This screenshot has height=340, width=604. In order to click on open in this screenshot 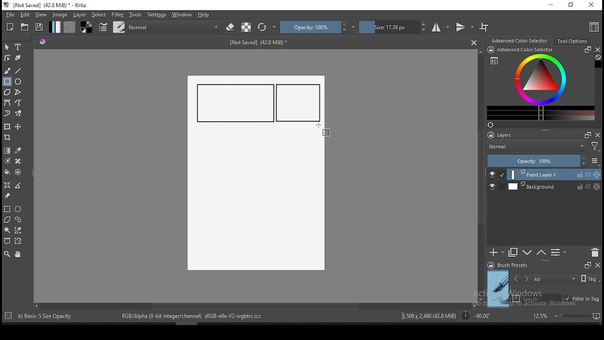, I will do `click(25, 27)`.